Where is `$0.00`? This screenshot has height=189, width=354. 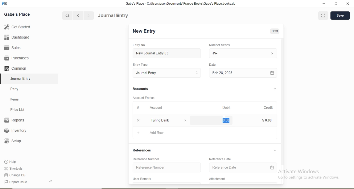 $0.00 is located at coordinates (267, 120).